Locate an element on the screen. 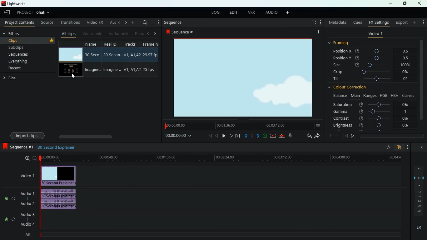 The height and width of the screenshot is (240, 427). subclips is located at coordinates (27, 47).